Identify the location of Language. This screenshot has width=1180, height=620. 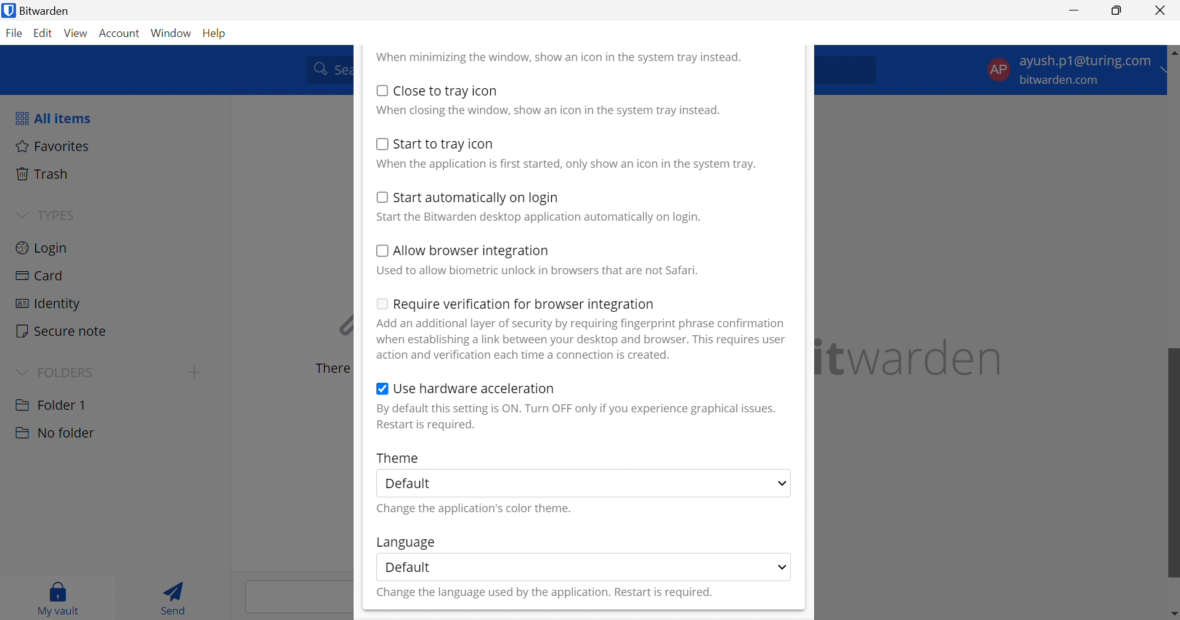
(405, 543).